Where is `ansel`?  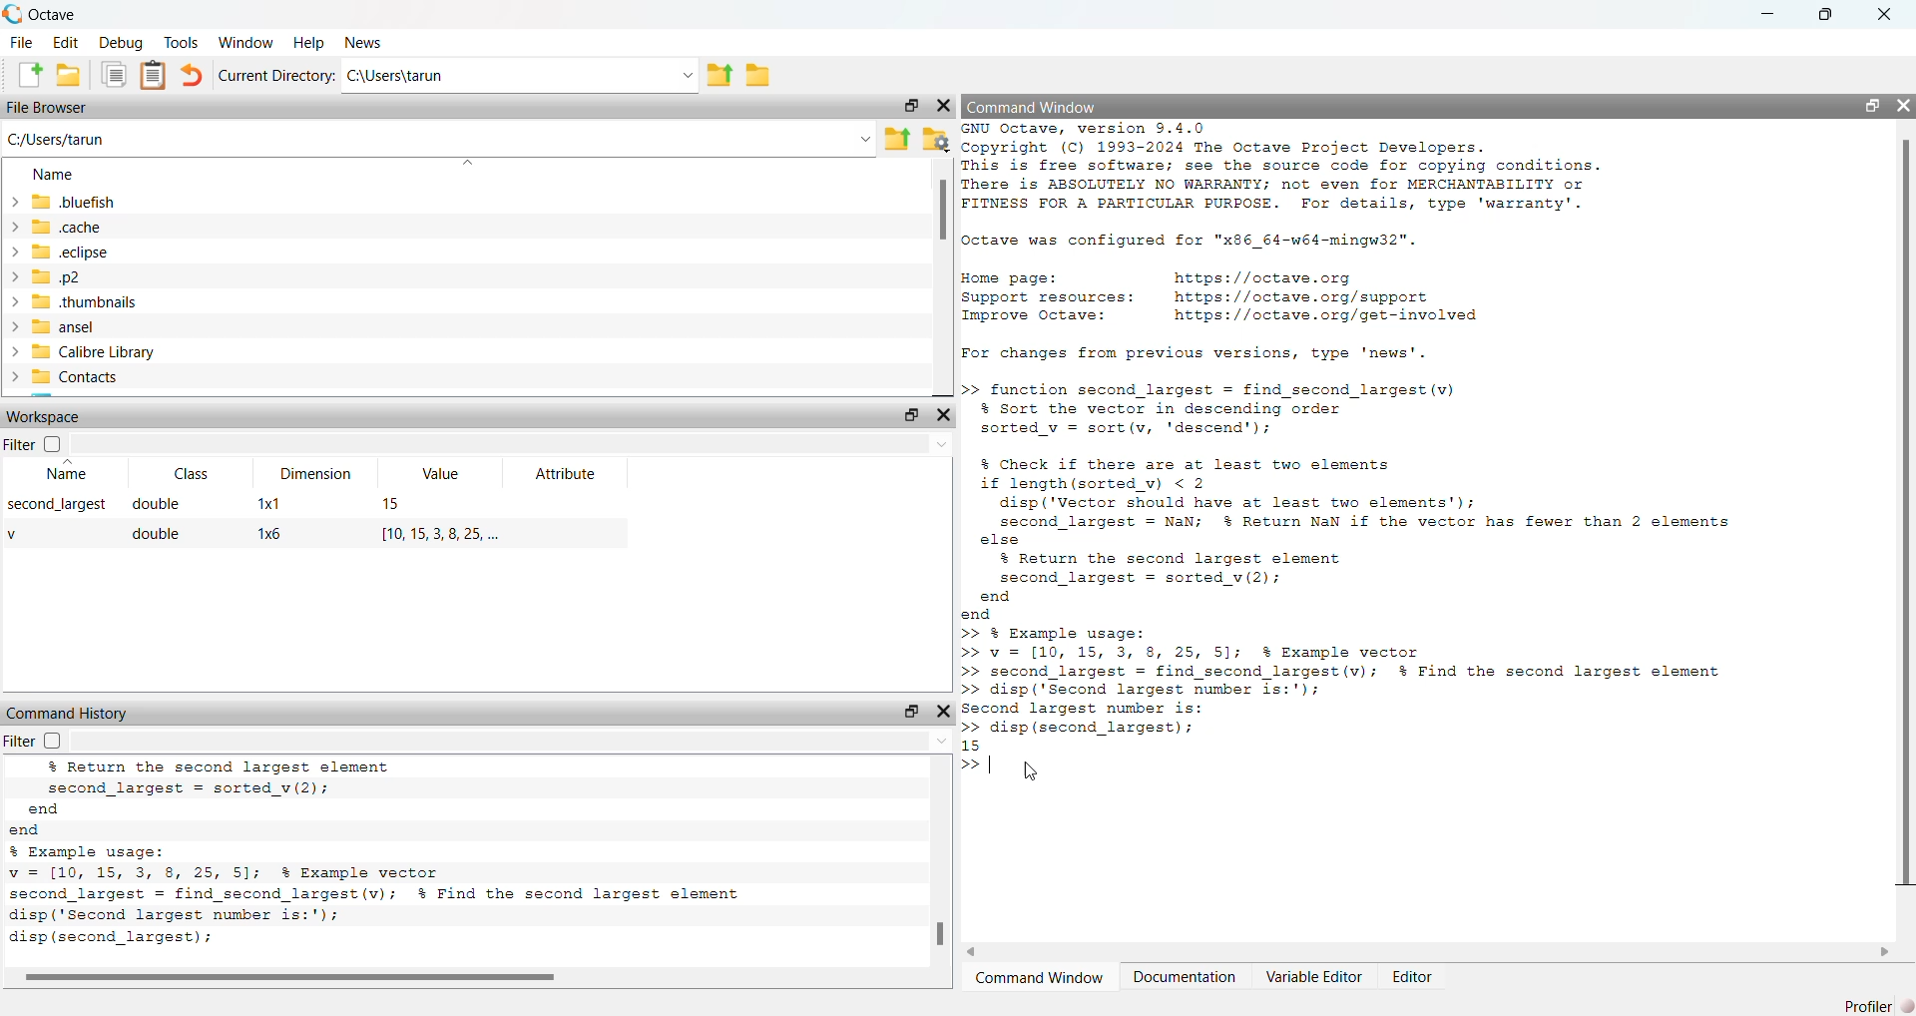
ansel is located at coordinates (92, 326).